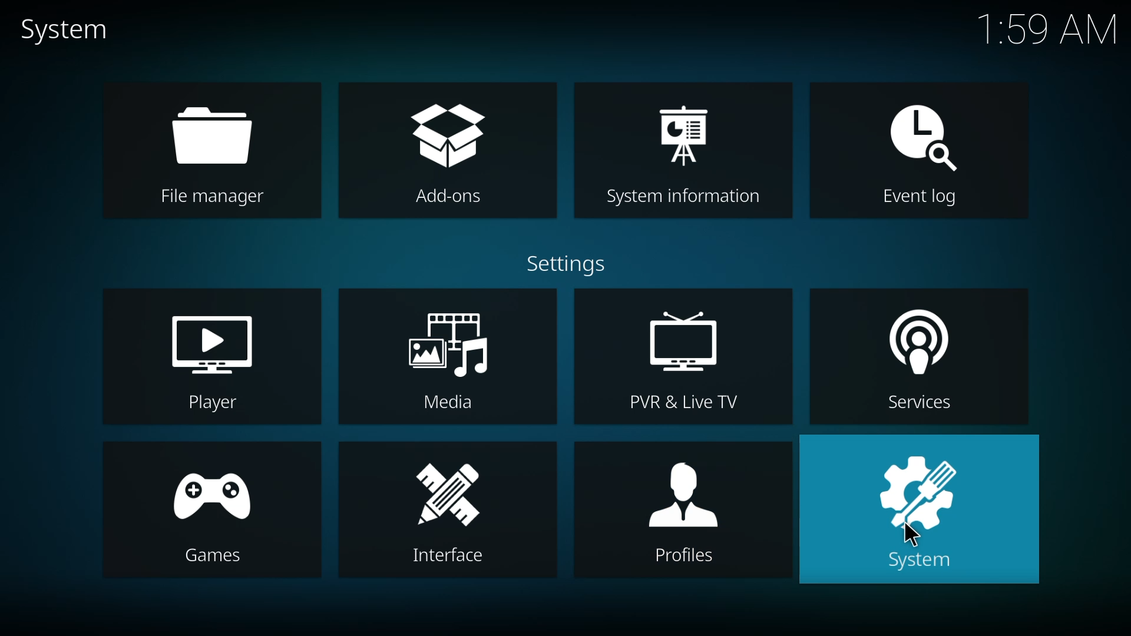  What do you see at coordinates (910, 535) in the screenshot?
I see `cursor` at bounding box center [910, 535].